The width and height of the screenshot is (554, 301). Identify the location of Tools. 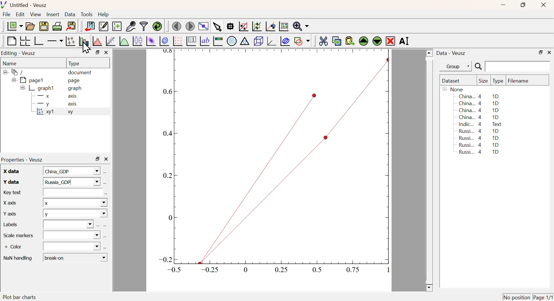
(87, 15).